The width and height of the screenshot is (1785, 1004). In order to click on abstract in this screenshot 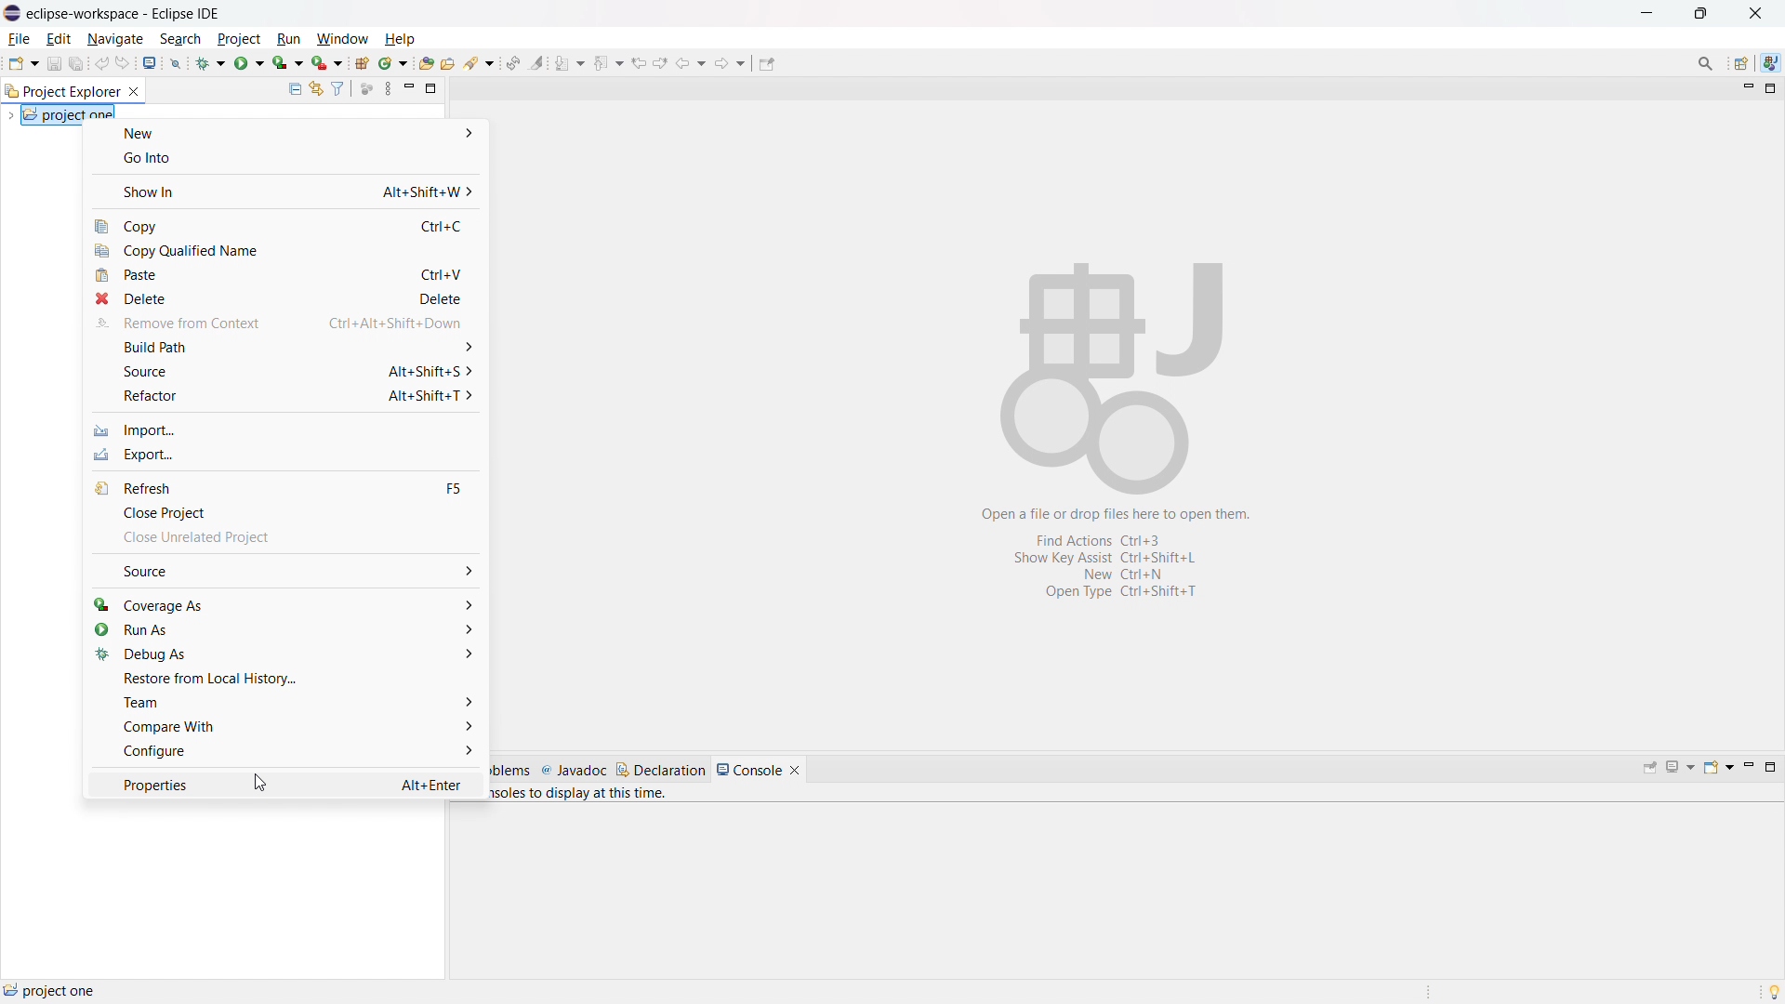, I will do `click(1116, 365)`.